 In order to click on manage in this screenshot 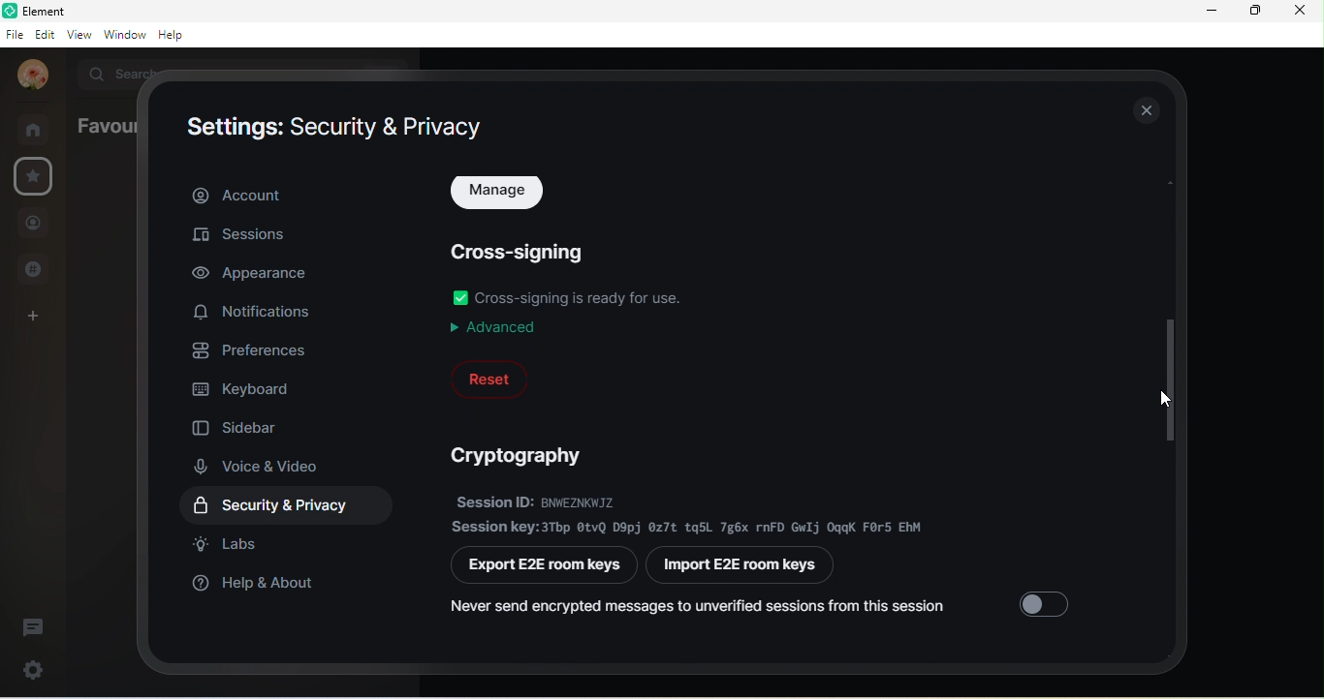, I will do `click(500, 195)`.